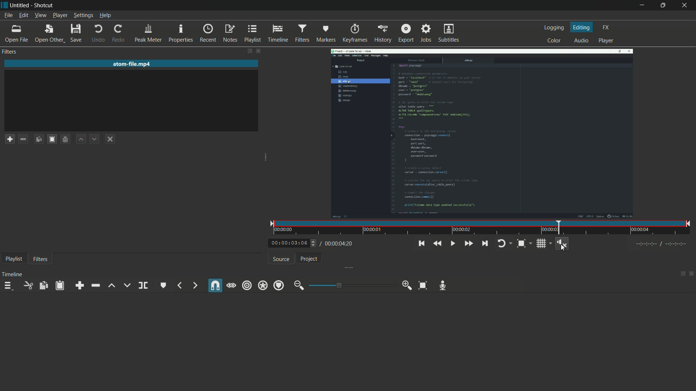 The image size is (696, 391). Describe the element at coordinates (94, 286) in the screenshot. I see `delete ripple` at that location.